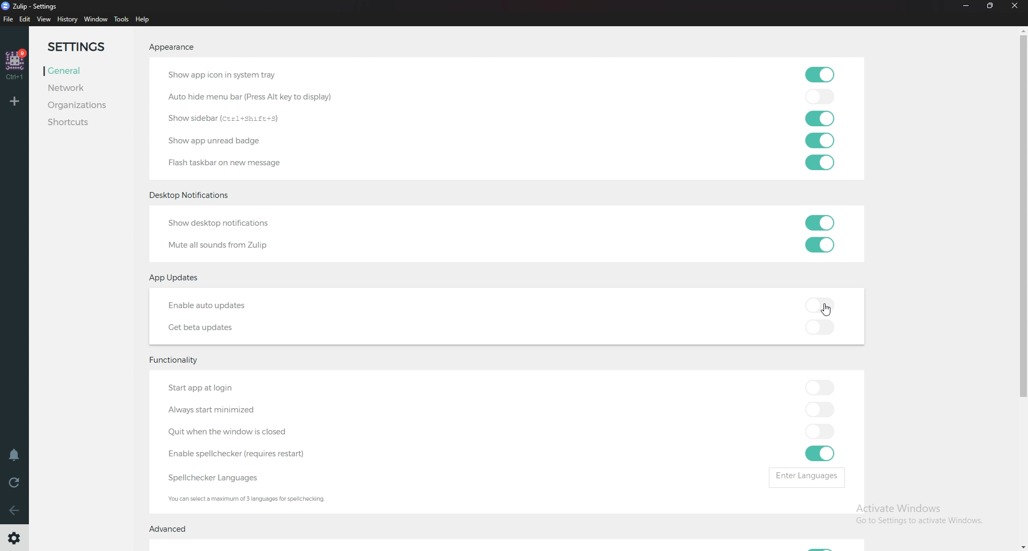 This screenshot has width=1028, height=551. Describe the element at coordinates (80, 70) in the screenshot. I see `general` at that location.